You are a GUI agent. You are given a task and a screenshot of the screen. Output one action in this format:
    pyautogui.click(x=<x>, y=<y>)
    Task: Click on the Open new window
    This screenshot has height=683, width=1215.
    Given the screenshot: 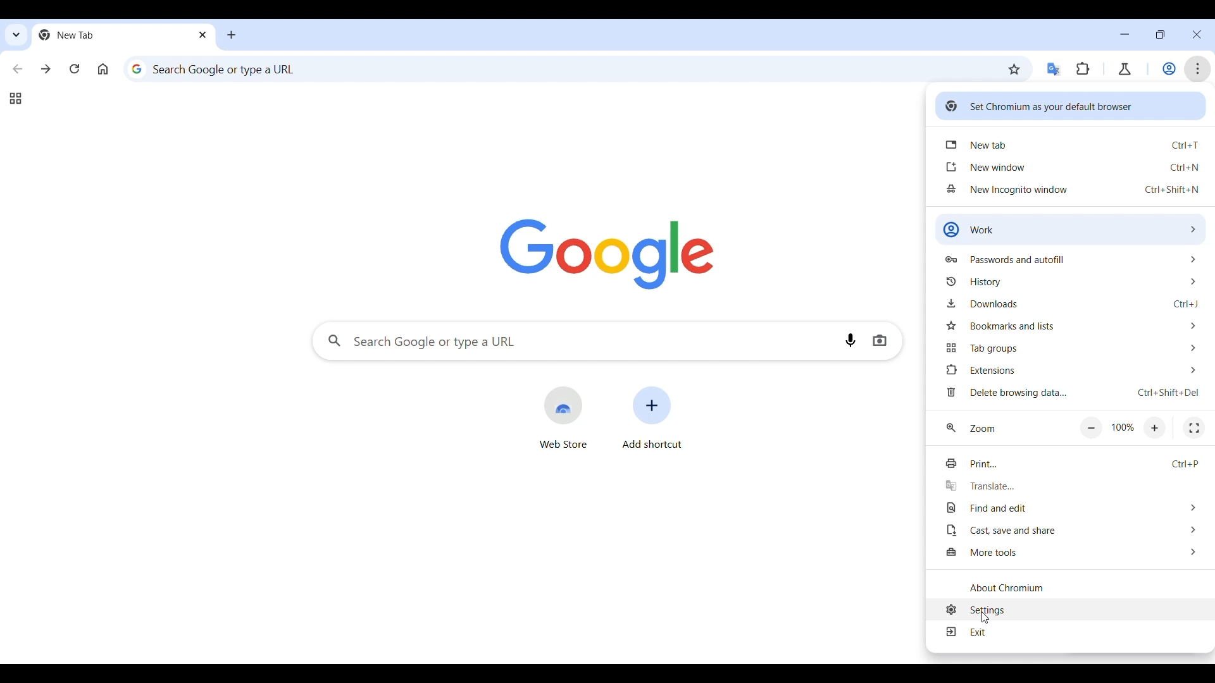 What is the action you would take?
    pyautogui.click(x=1071, y=166)
    